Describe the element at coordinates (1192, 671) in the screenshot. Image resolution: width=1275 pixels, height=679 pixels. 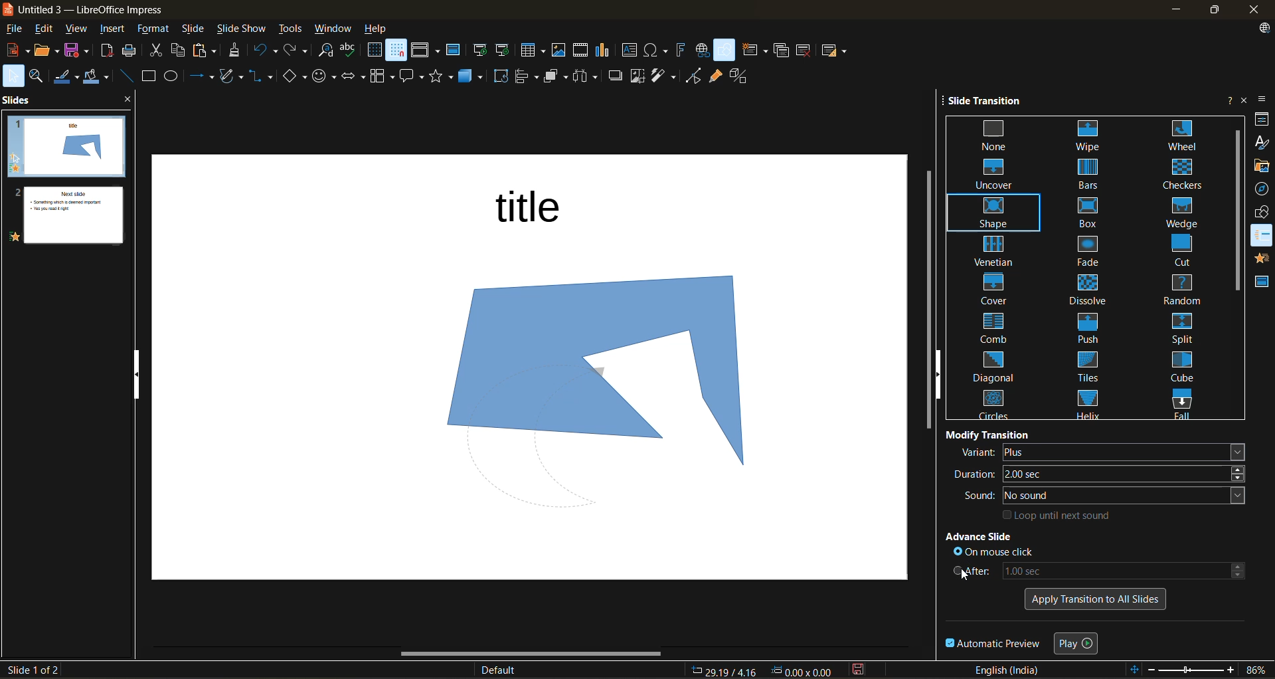
I see `zoom slider` at that location.